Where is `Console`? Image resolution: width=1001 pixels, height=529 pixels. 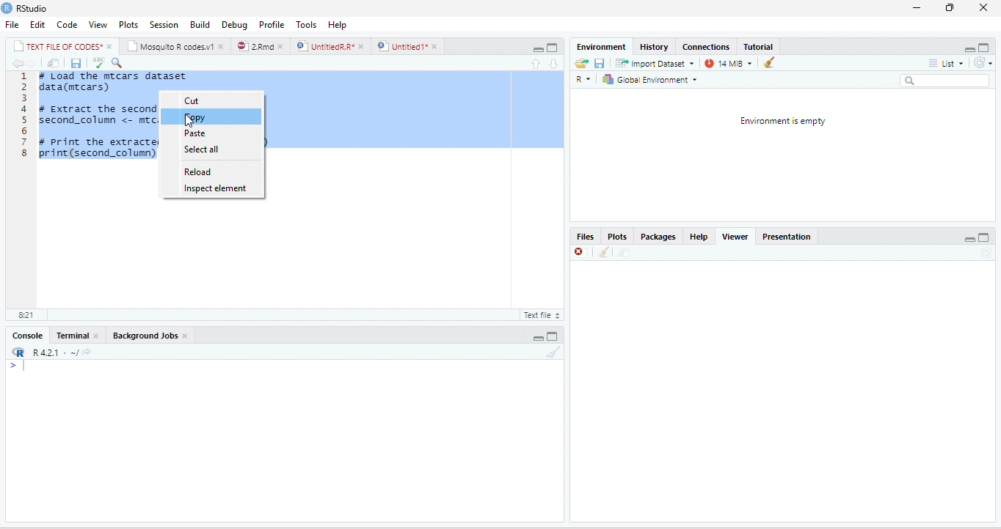 Console is located at coordinates (25, 336).